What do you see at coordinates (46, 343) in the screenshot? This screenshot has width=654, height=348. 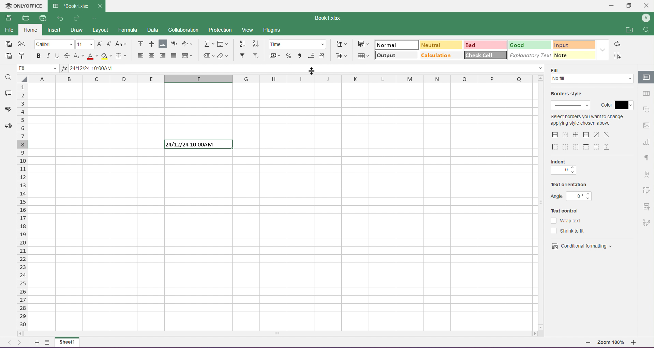 I see `Options` at bounding box center [46, 343].